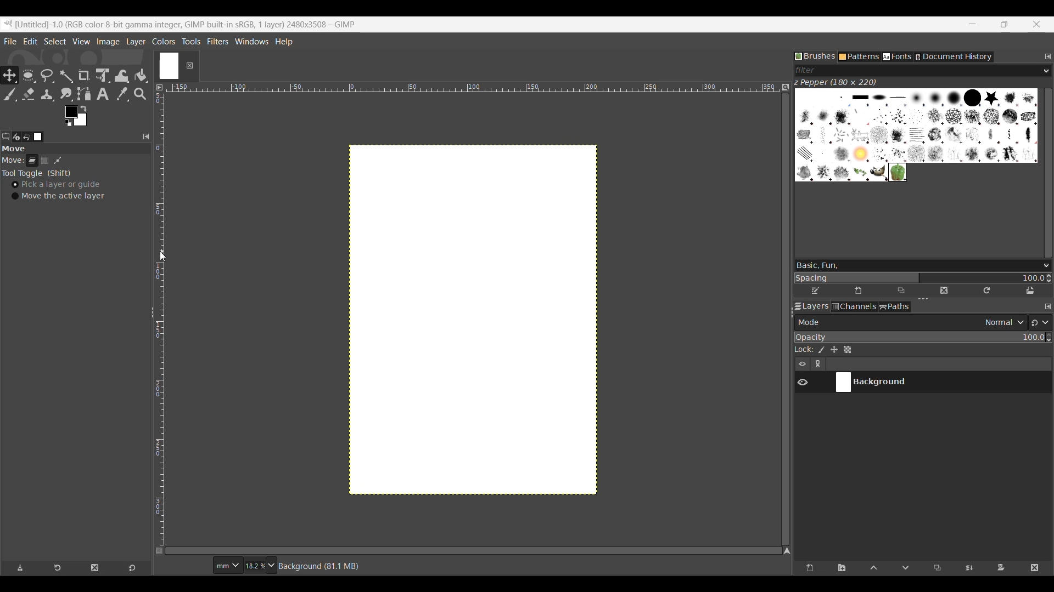 This screenshot has width=1054, height=592. Describe the element at coordinates (47, 75) in the screenshot. I see `Free select tool` at that location.